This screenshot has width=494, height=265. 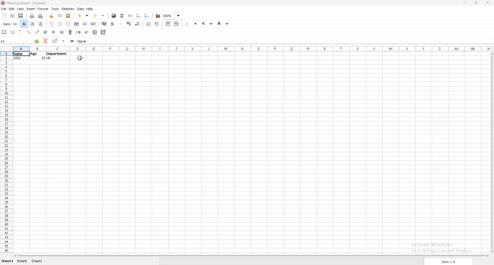 I want to click on cursor, so click(x=80, y=58).